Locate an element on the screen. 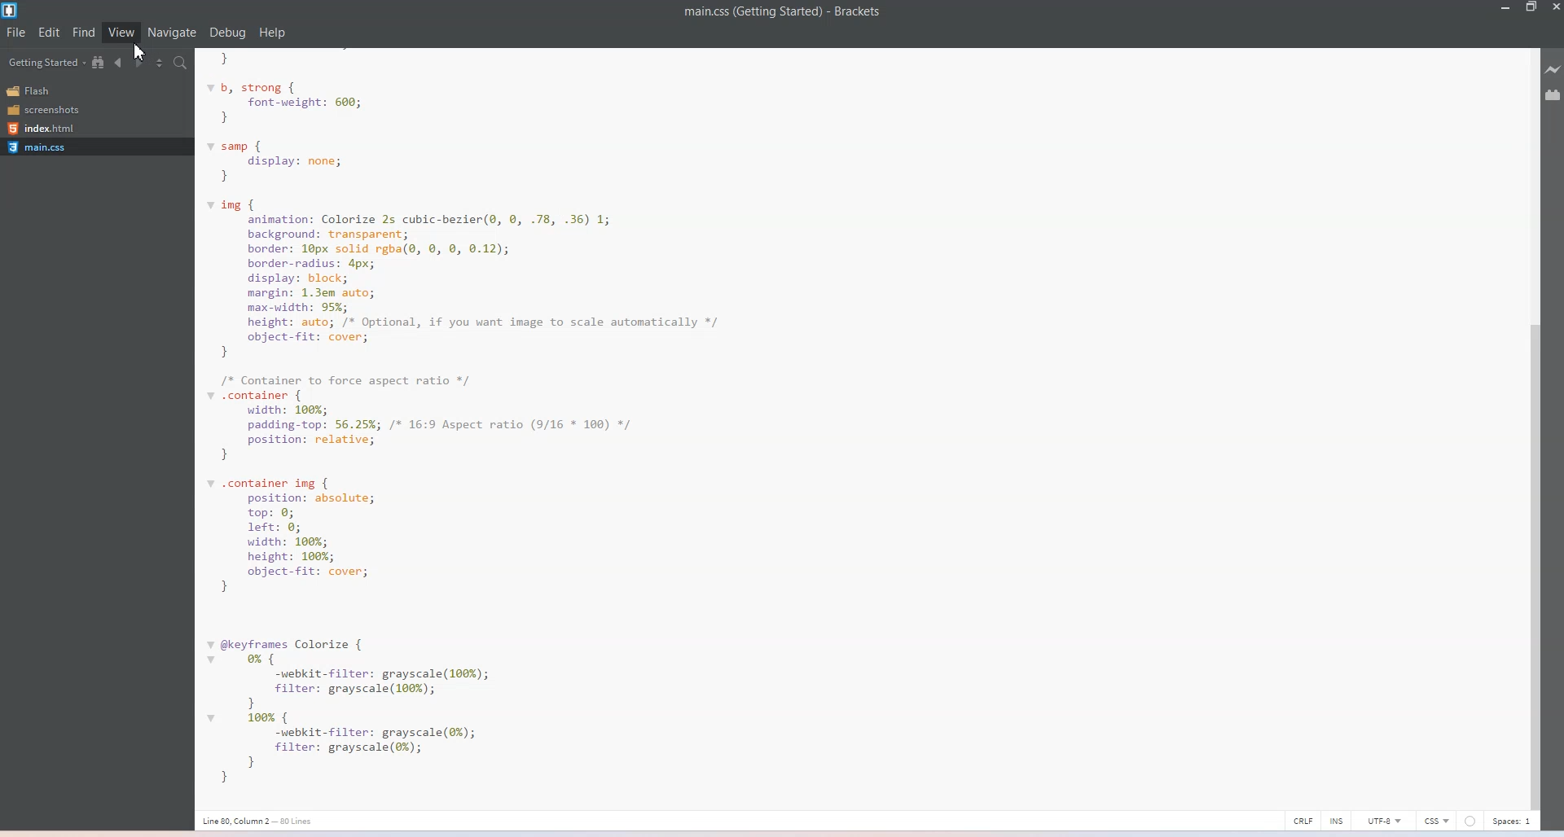 This screenshot has height=837, width=1564. Text 2 is located at coordinates (511, 424).